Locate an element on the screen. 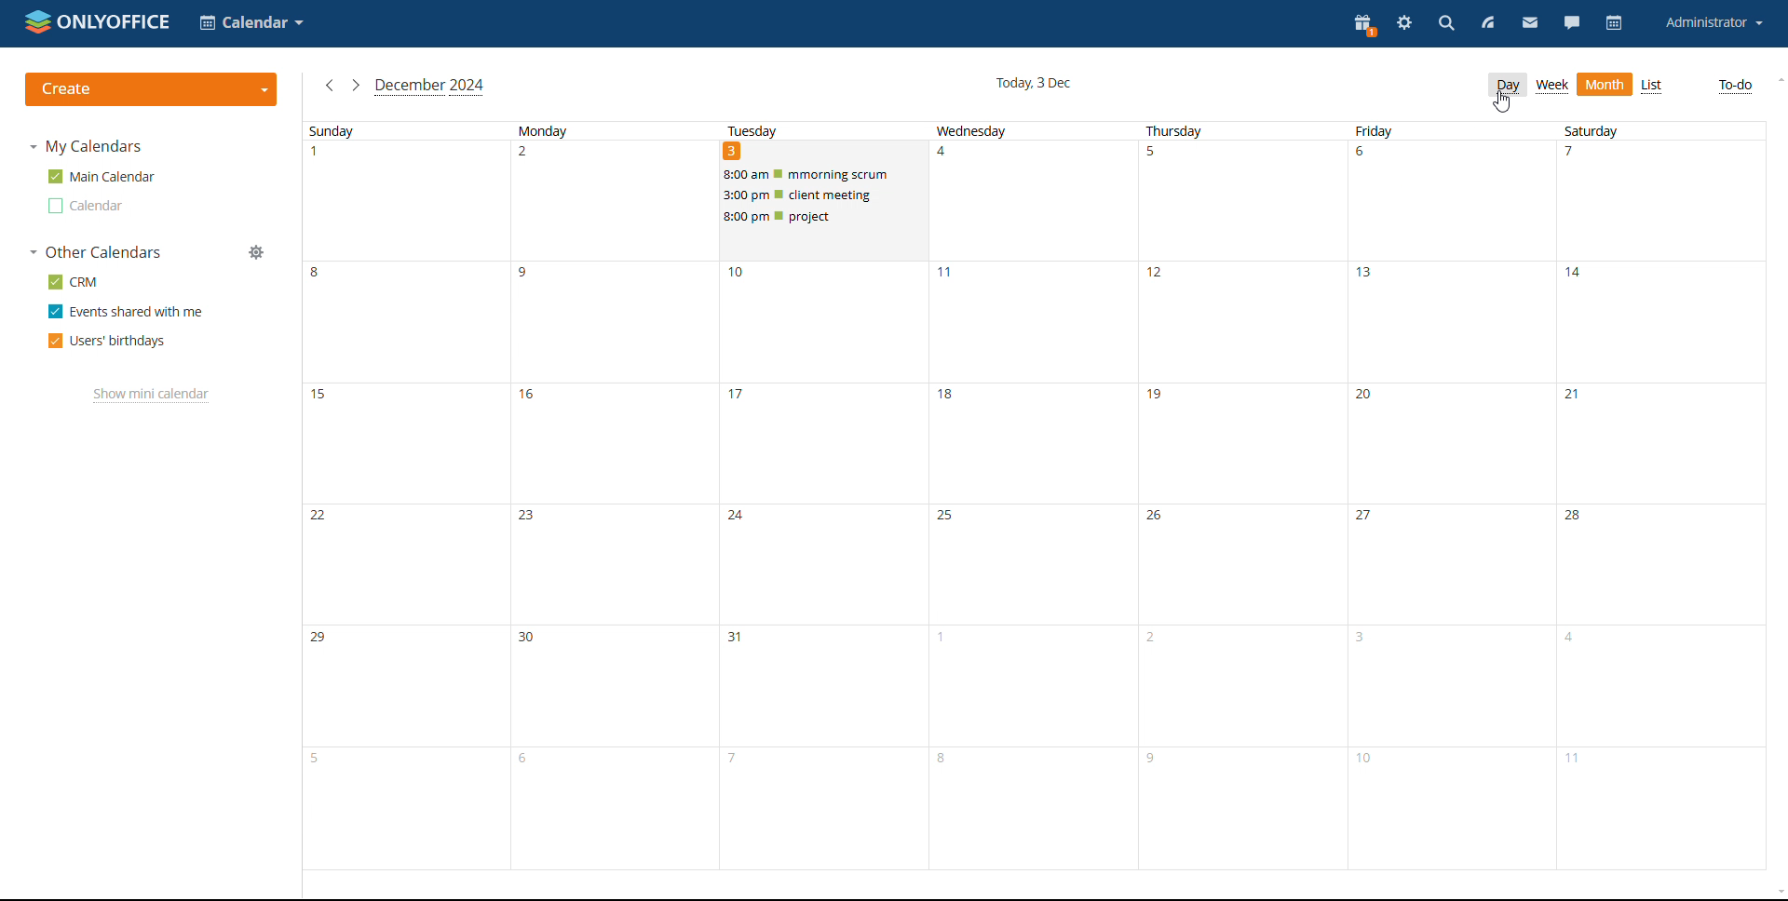 The width and height of the screenshot is (1788, 901). feed is located at coordinates (1490, 22).